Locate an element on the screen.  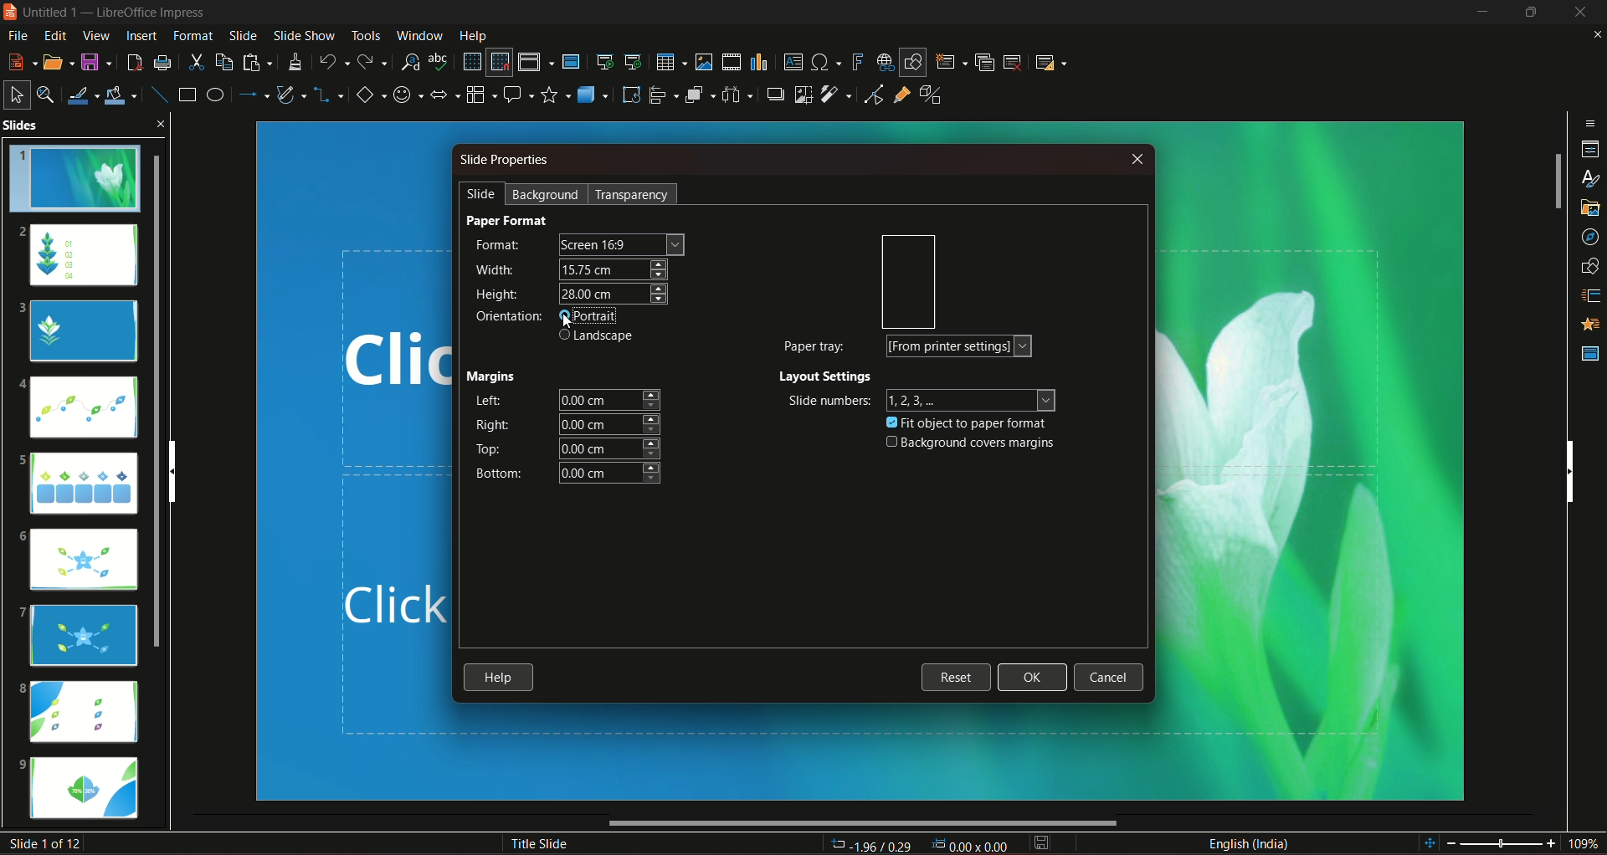
landscape is located at coordinates (599, 337).